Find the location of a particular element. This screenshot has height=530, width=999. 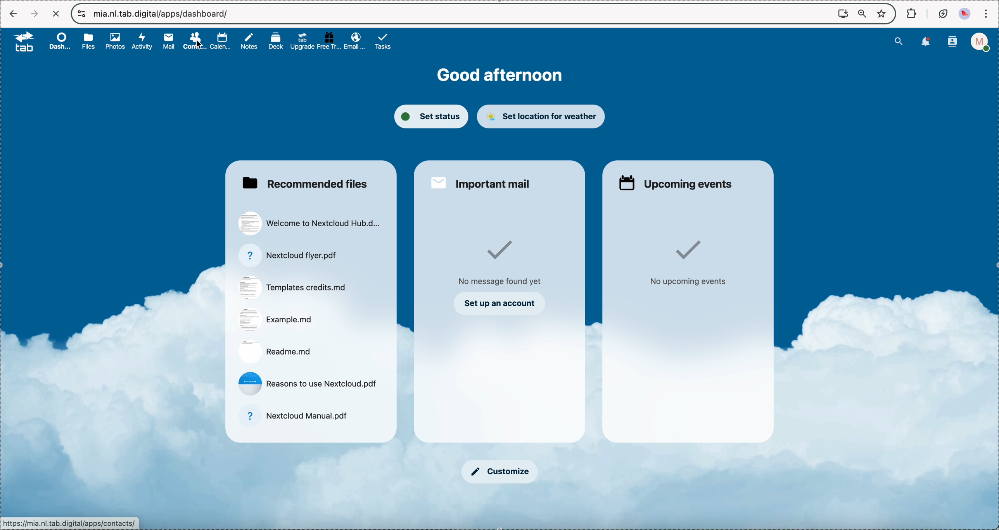

file is located at coordinates (294, 255).